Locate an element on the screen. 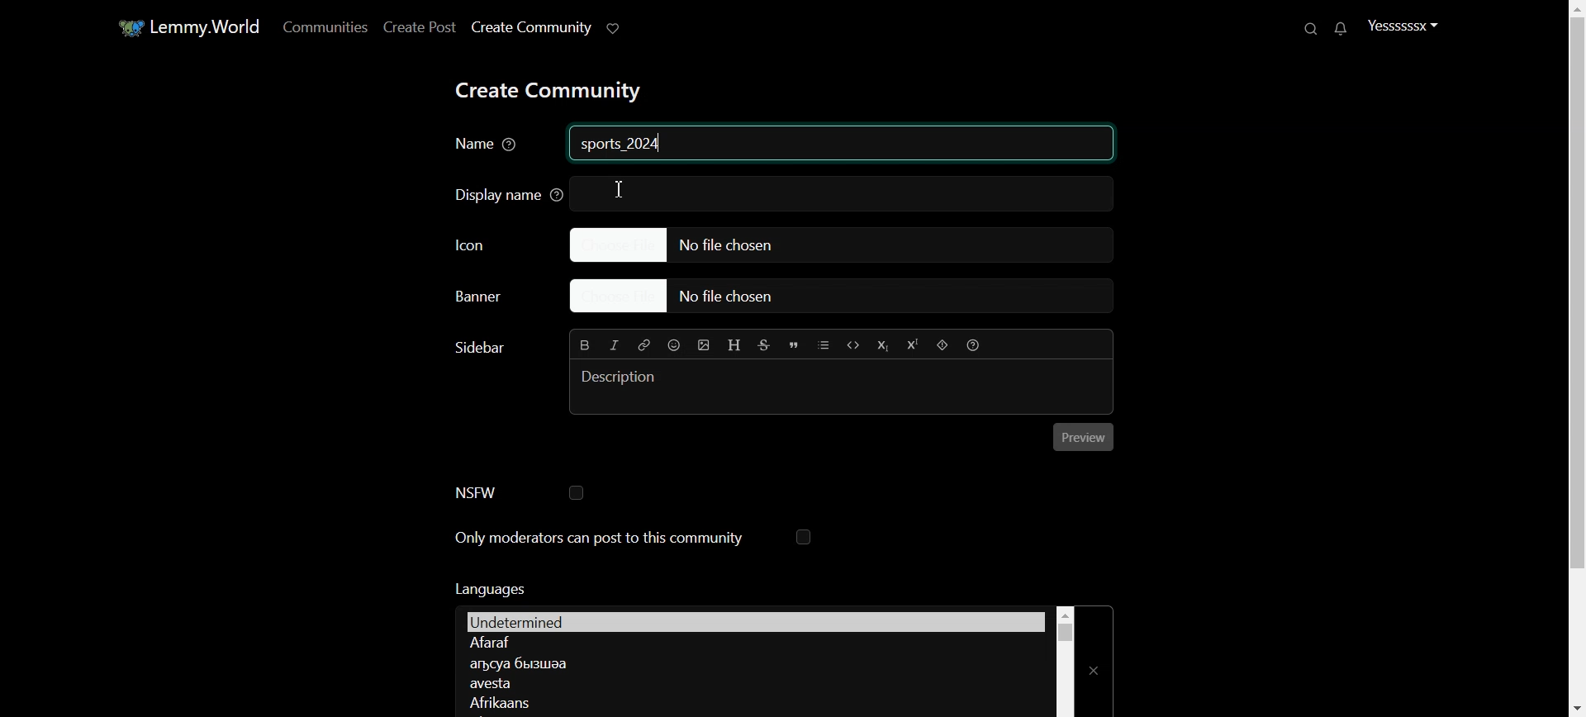 The height and width of the screenshot is (717, 1586). Formatting Help is located at coordinates (972, 344).